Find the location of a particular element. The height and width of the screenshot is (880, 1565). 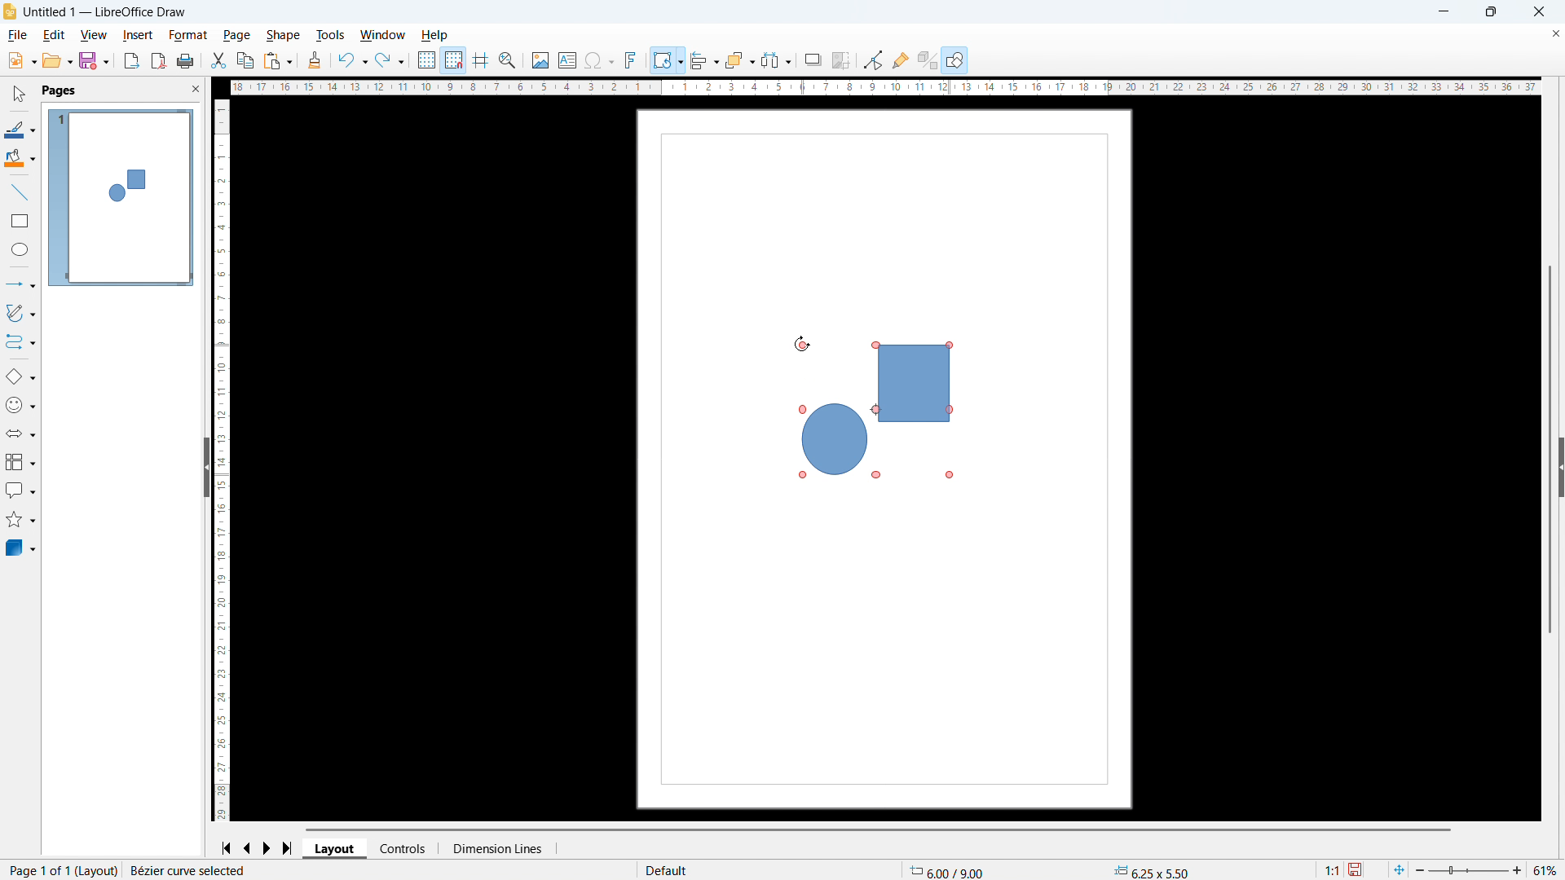

Dimension lines  is located at coordinates (497, 848).